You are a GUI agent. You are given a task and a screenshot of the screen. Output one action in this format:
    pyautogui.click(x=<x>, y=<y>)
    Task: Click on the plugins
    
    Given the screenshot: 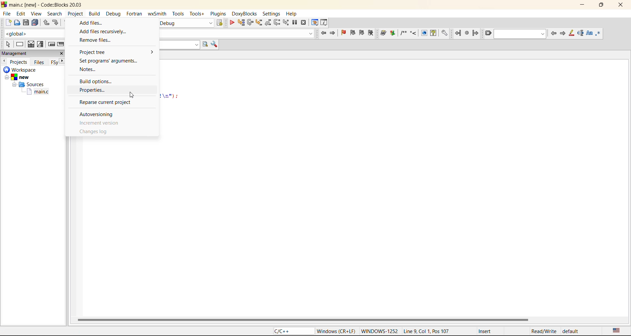 What is the action you would take?
    pyautogui.click(x=219, y=14)
    